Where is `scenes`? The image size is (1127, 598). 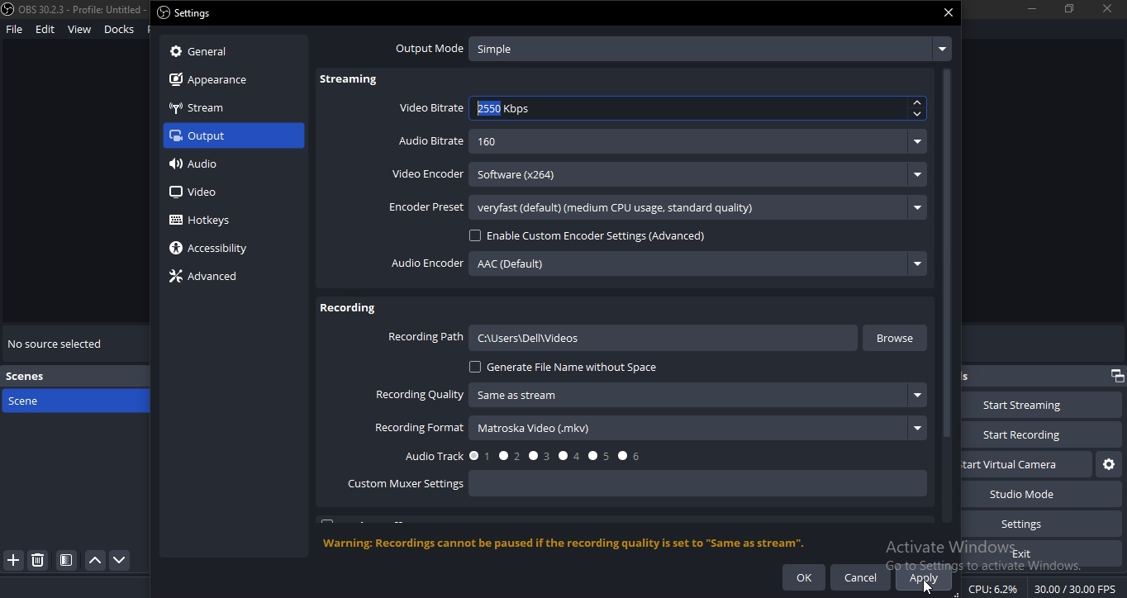
scenes is located at coordinates (31, 377).